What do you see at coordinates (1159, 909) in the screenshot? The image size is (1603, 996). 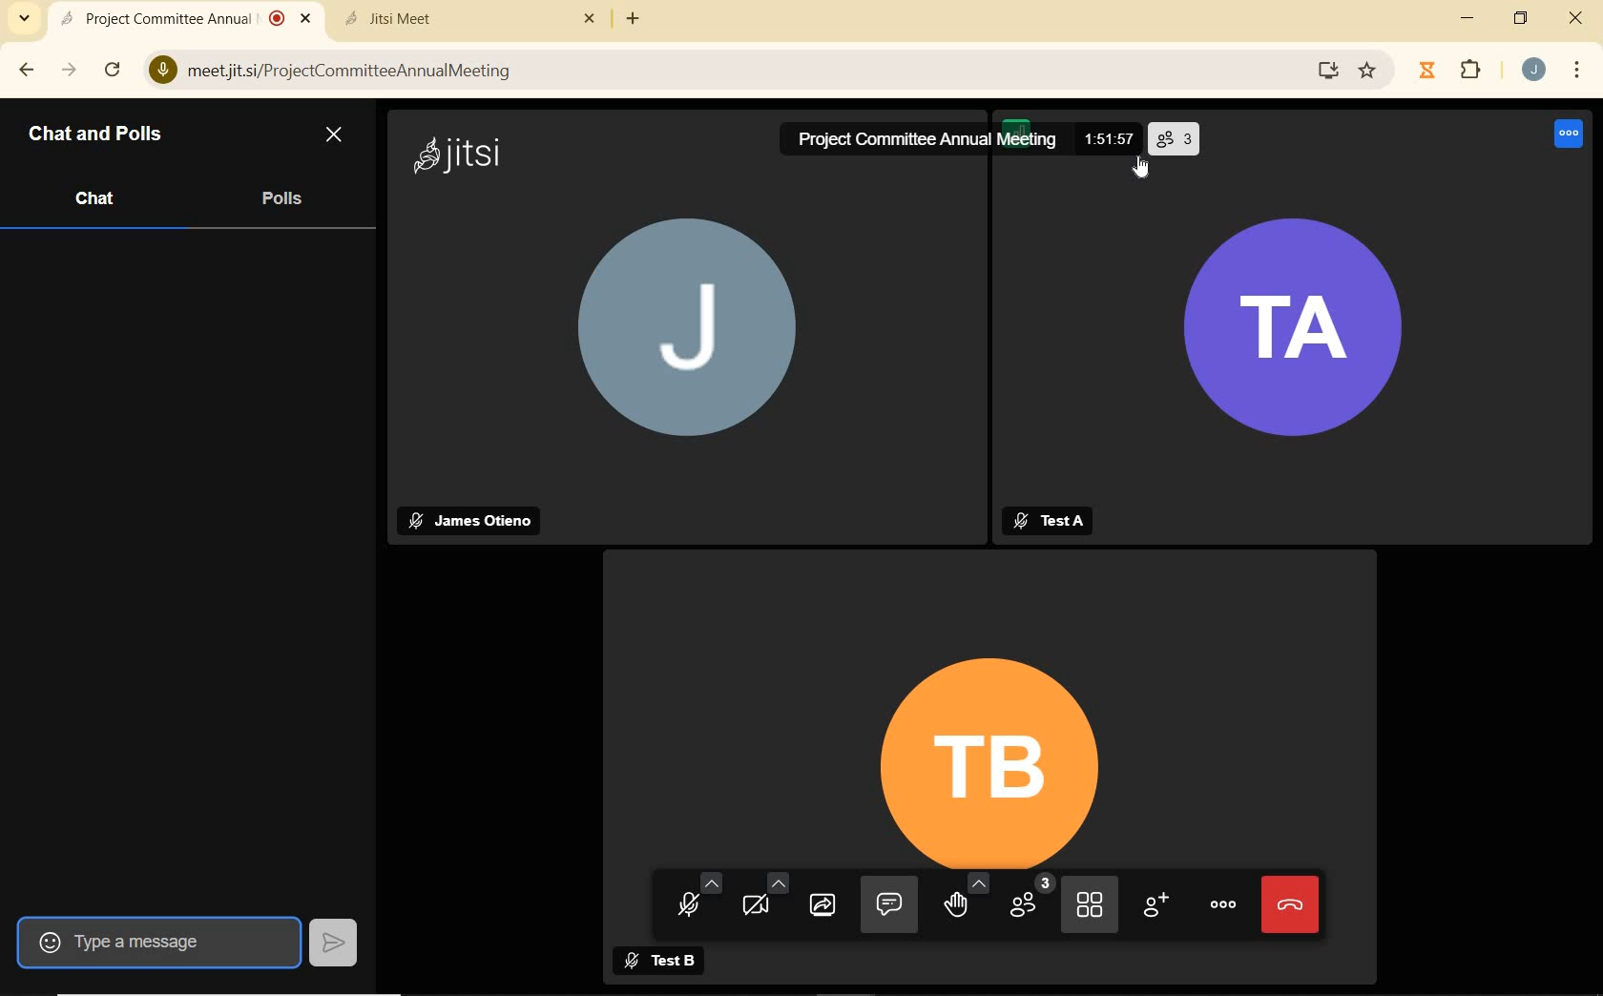 I see `invite people` at bounding box center [1159, 909].